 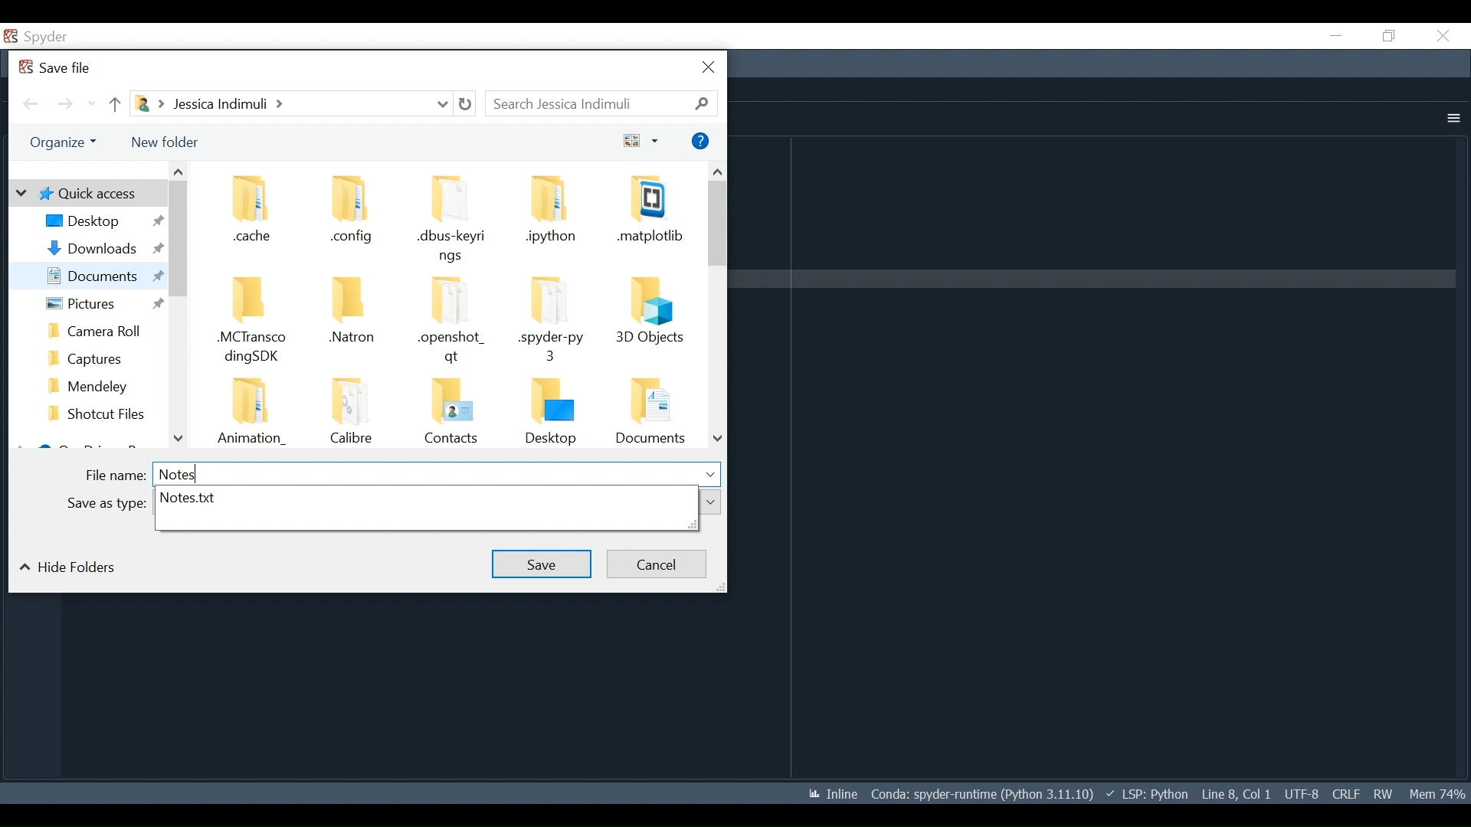 I want to click on Folder, so click(x=650, y=413).